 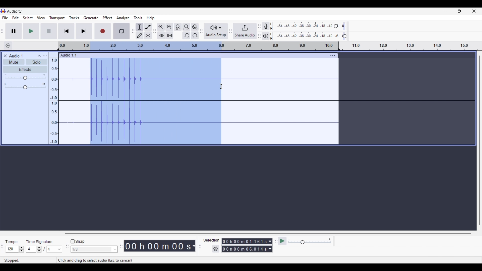 I want to click on Recording level, so click(x=303, y=26).